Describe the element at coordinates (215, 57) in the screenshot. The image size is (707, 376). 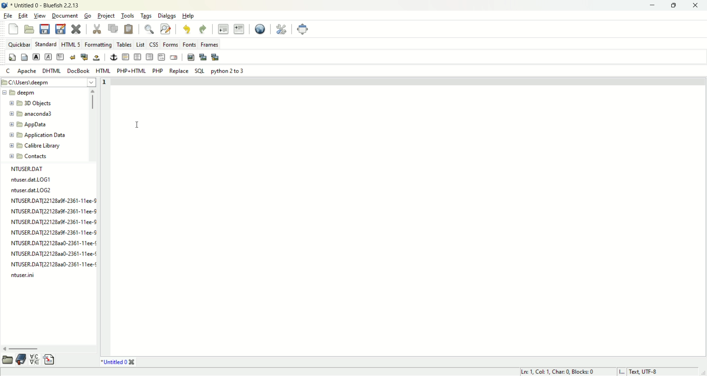
I see `multi thumbnail` at that location.